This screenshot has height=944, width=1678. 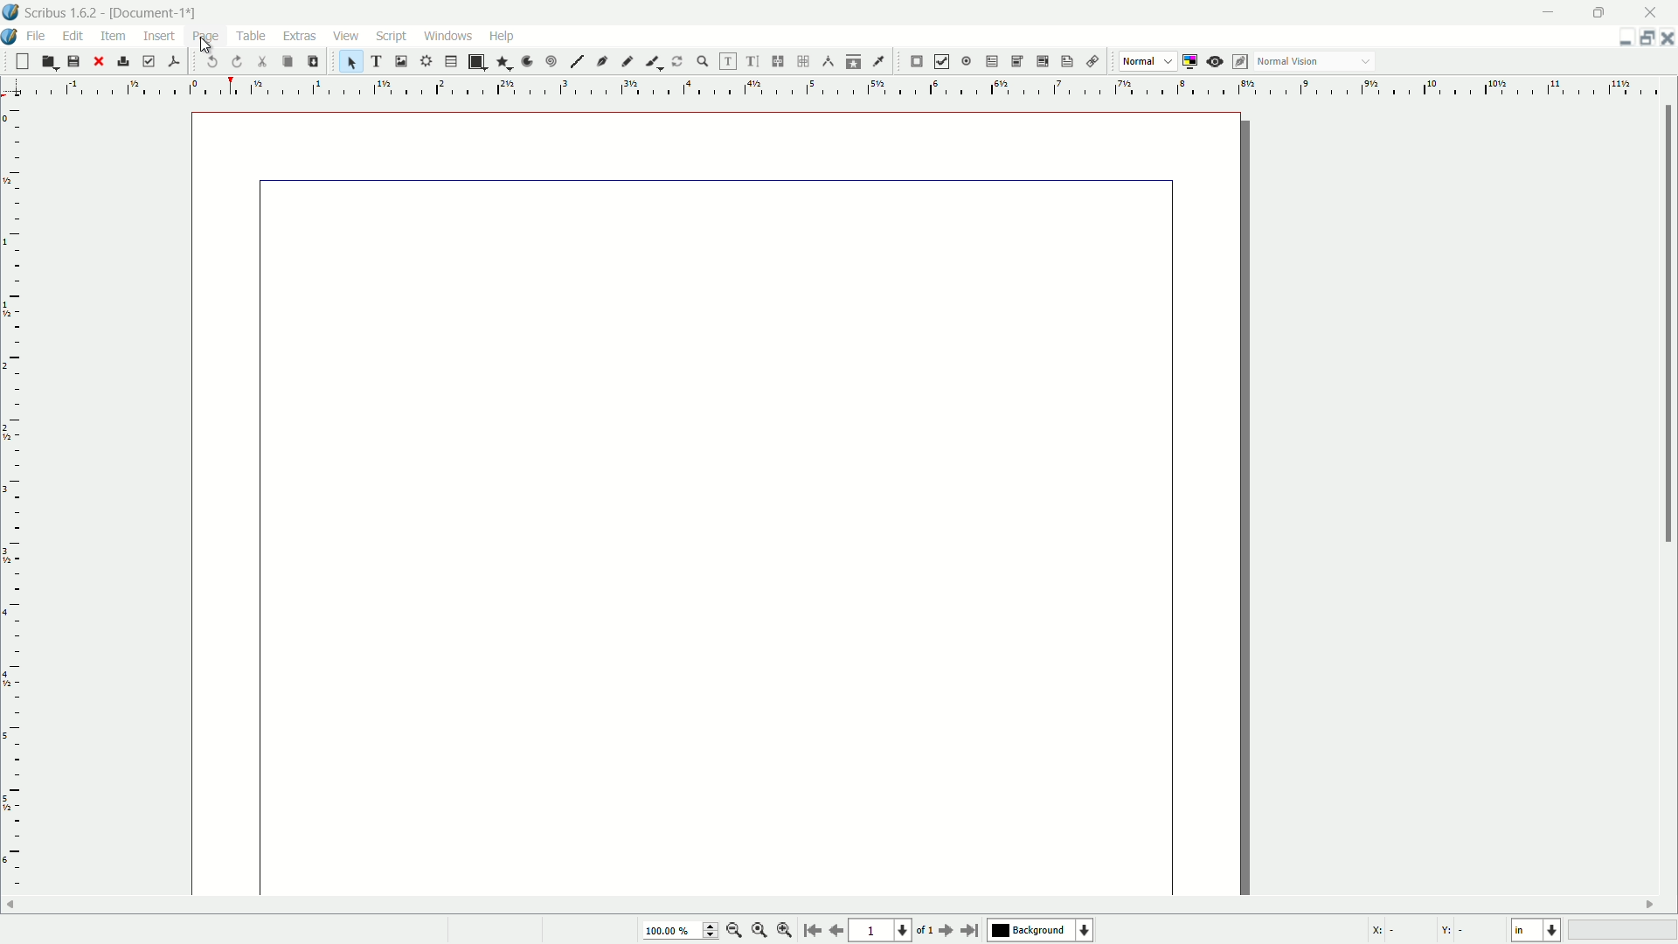 What do you see at coordinates (263, 61) in the screenshot?
I see `cut` at bounding box center [263, 61].